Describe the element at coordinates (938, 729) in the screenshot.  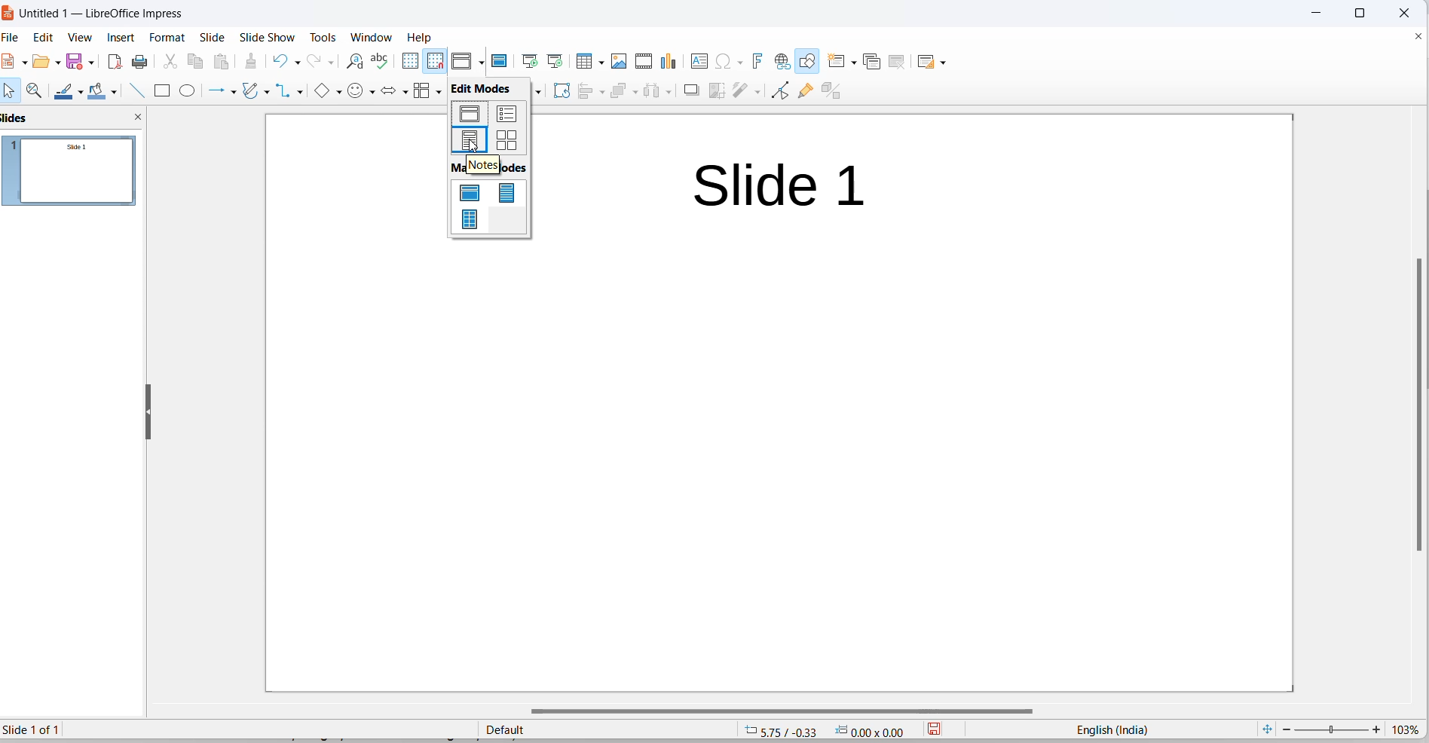
I see `save` at that location.